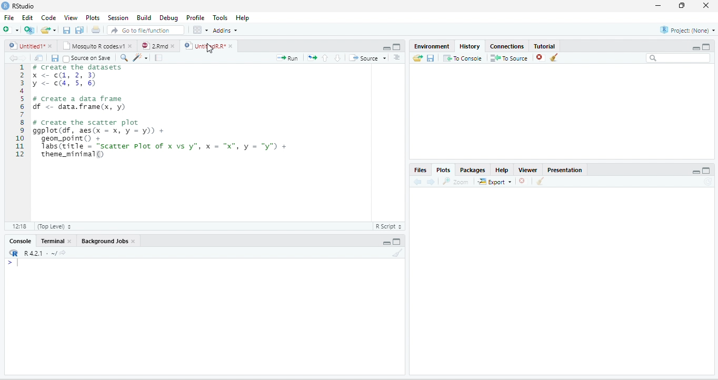 The image size is (718, 380). I want to click on File, so click(9, 17).